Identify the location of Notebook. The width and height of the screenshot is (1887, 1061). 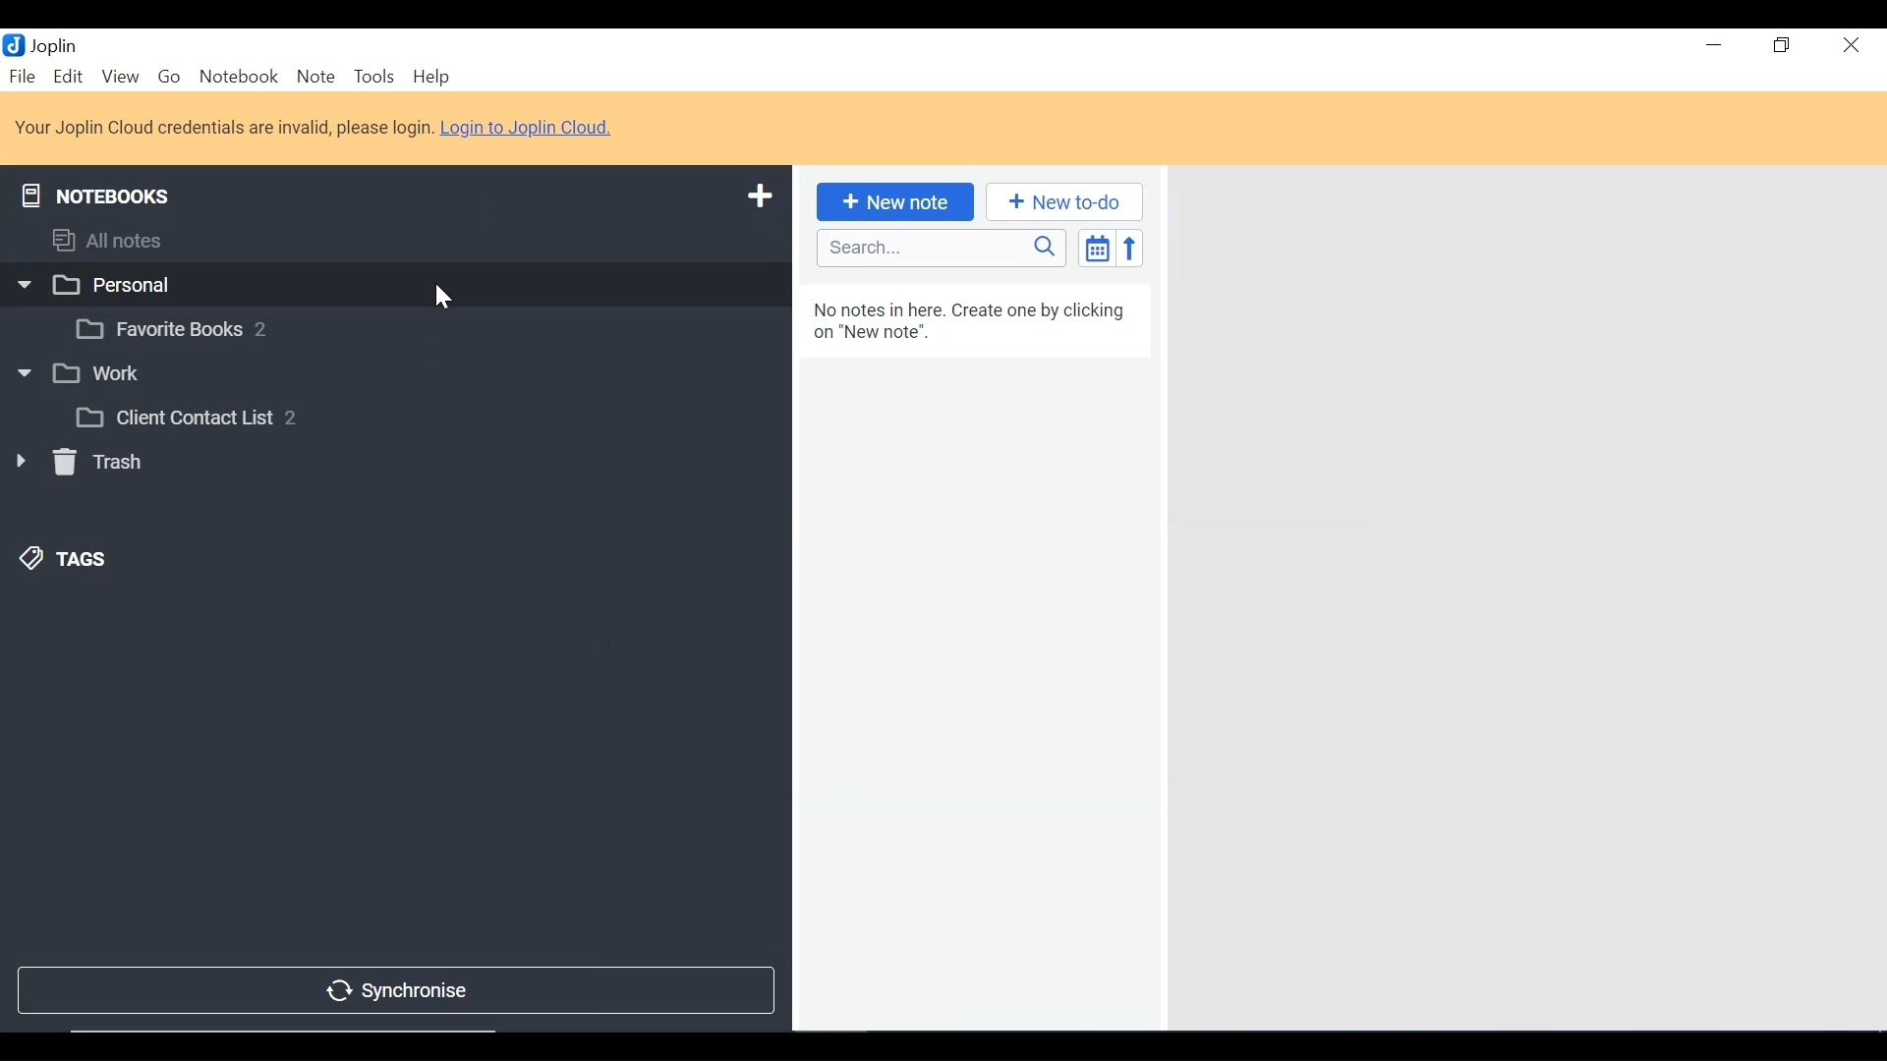
(415, 326).